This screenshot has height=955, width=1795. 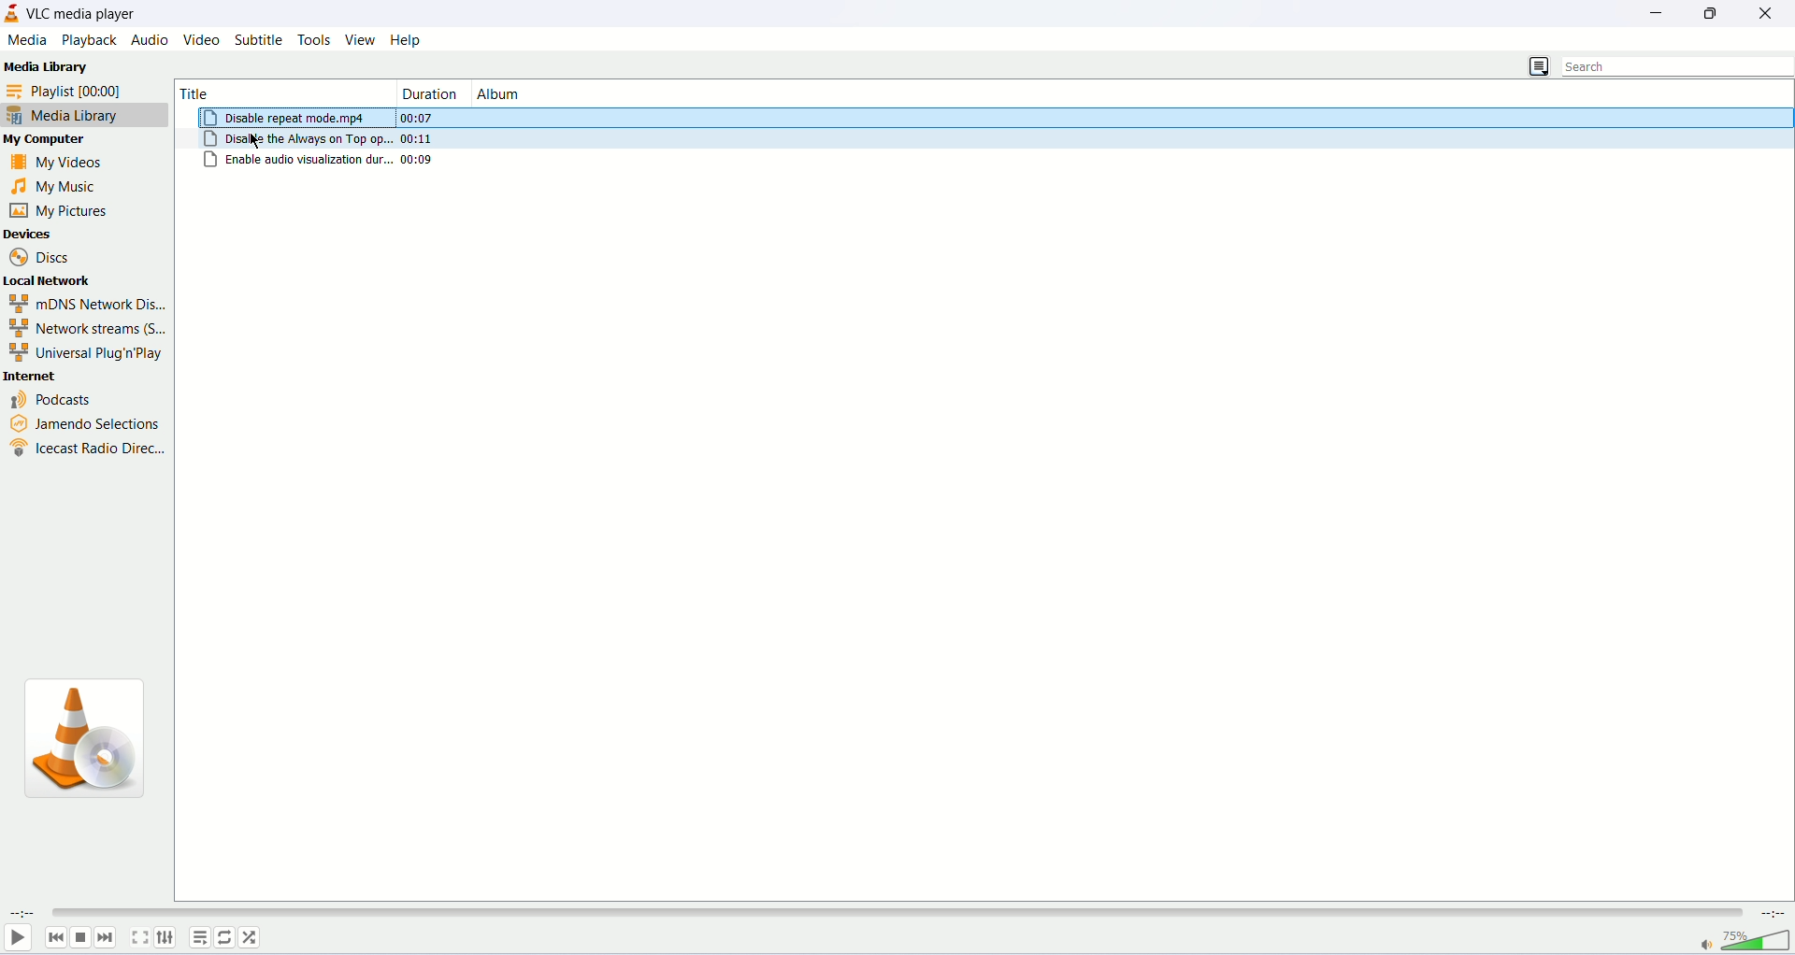 What do you see at coordinates (85, 13) in the screenshot?
I see `VLC media player` at bounding box center [85, 13].